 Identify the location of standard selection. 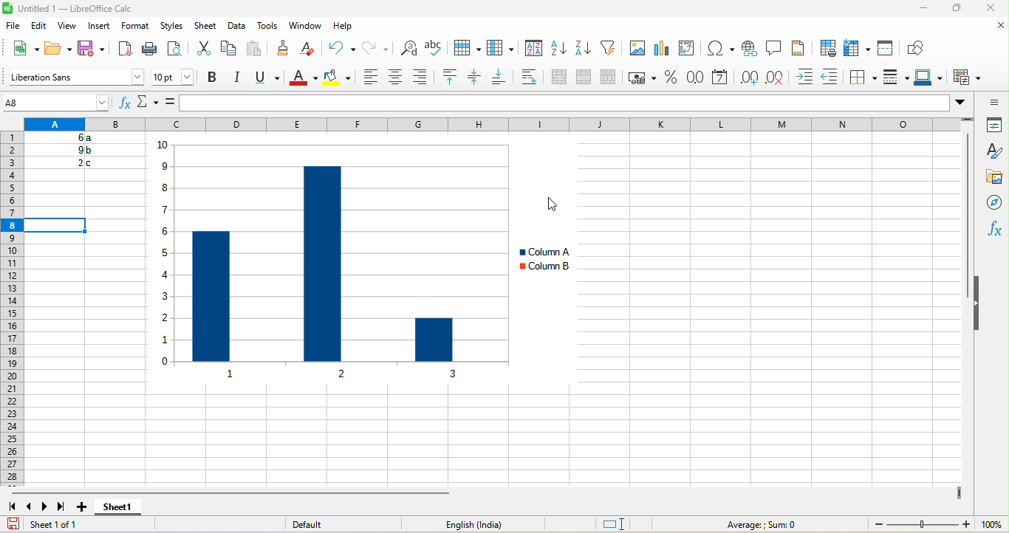
(619, 525).